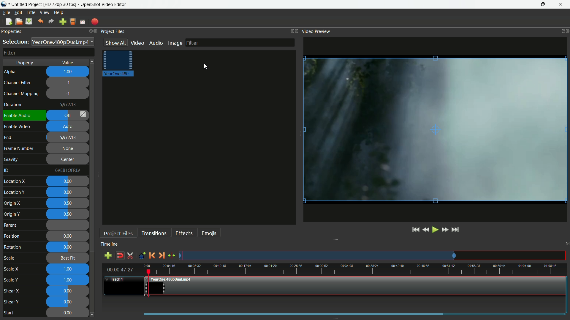 Image resolution: width=570 pixels, height=320 pixels. I want to click on duration, so click(12, 105).